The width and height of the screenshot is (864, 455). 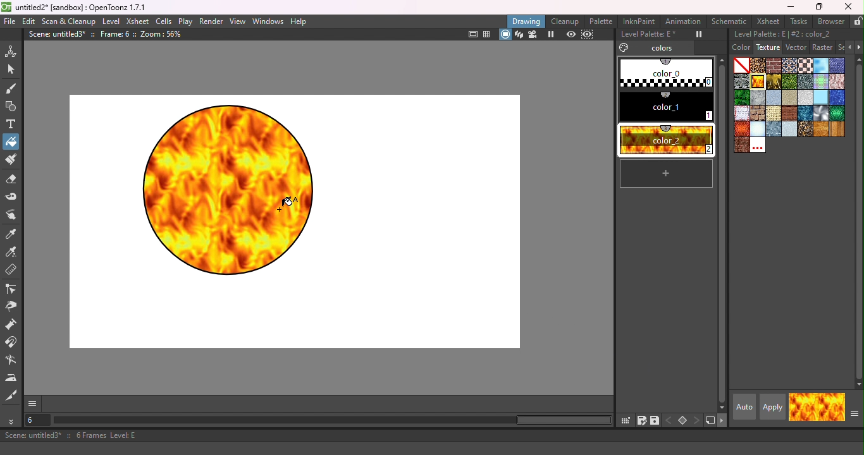 What do you see at coordinates (695, 35) in the screenshot?
I see `Freeze` at bounding box center [695, 35].